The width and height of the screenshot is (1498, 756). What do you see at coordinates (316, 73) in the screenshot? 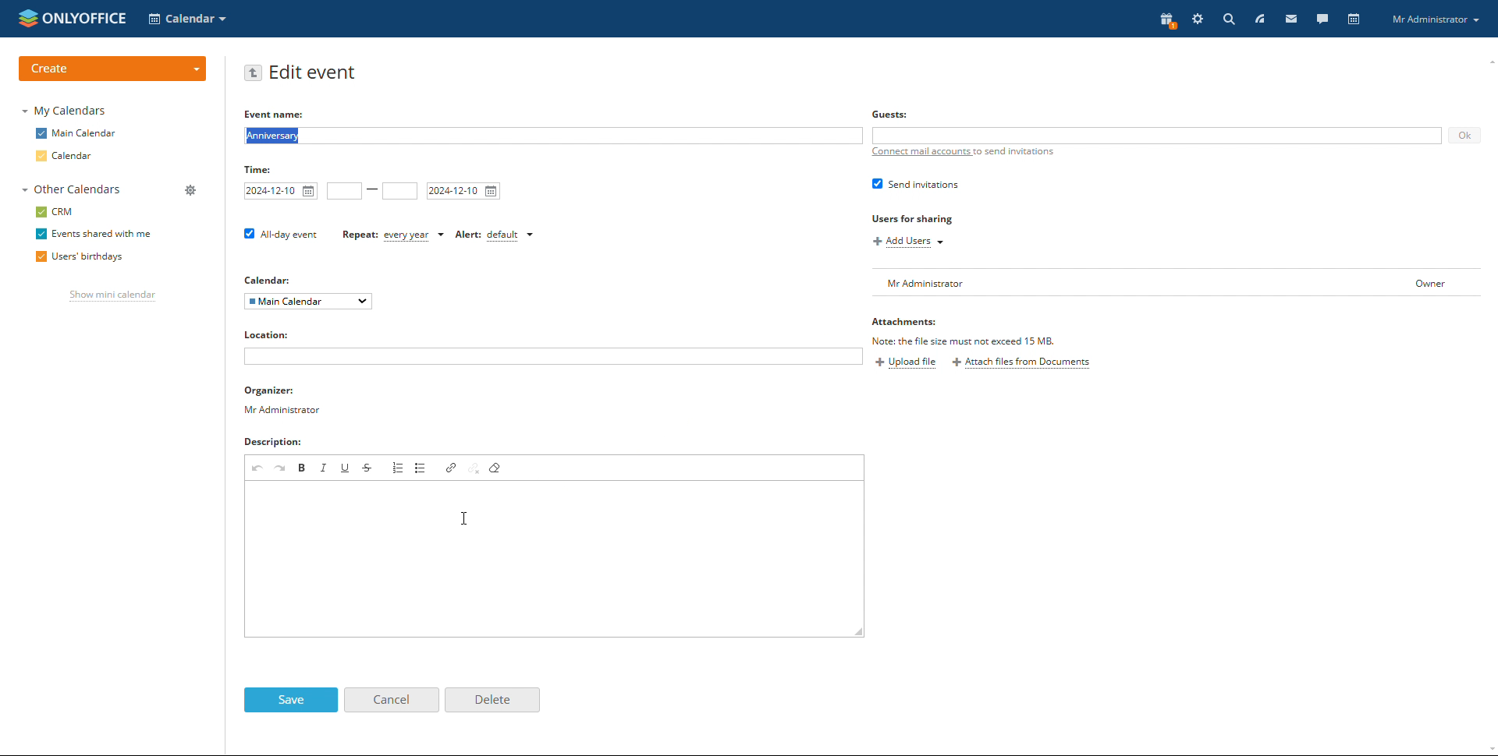
I see `edit event` at bounding box center [316, 73].